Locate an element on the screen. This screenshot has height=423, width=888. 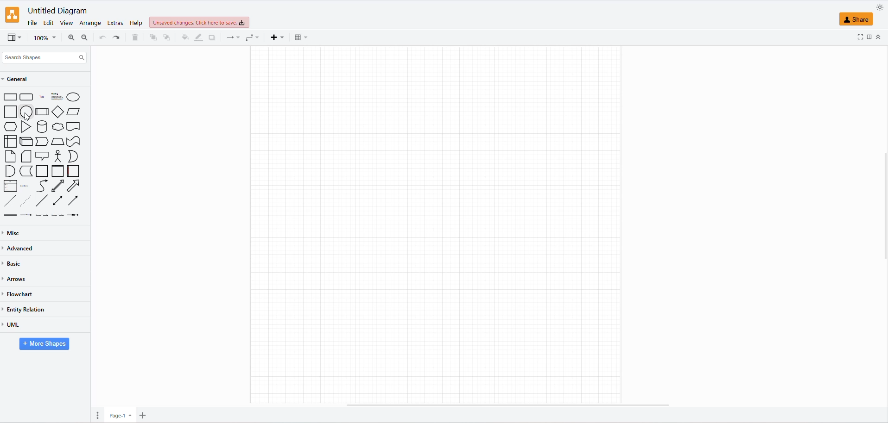
BASIC is located at coordinates (14, 263).